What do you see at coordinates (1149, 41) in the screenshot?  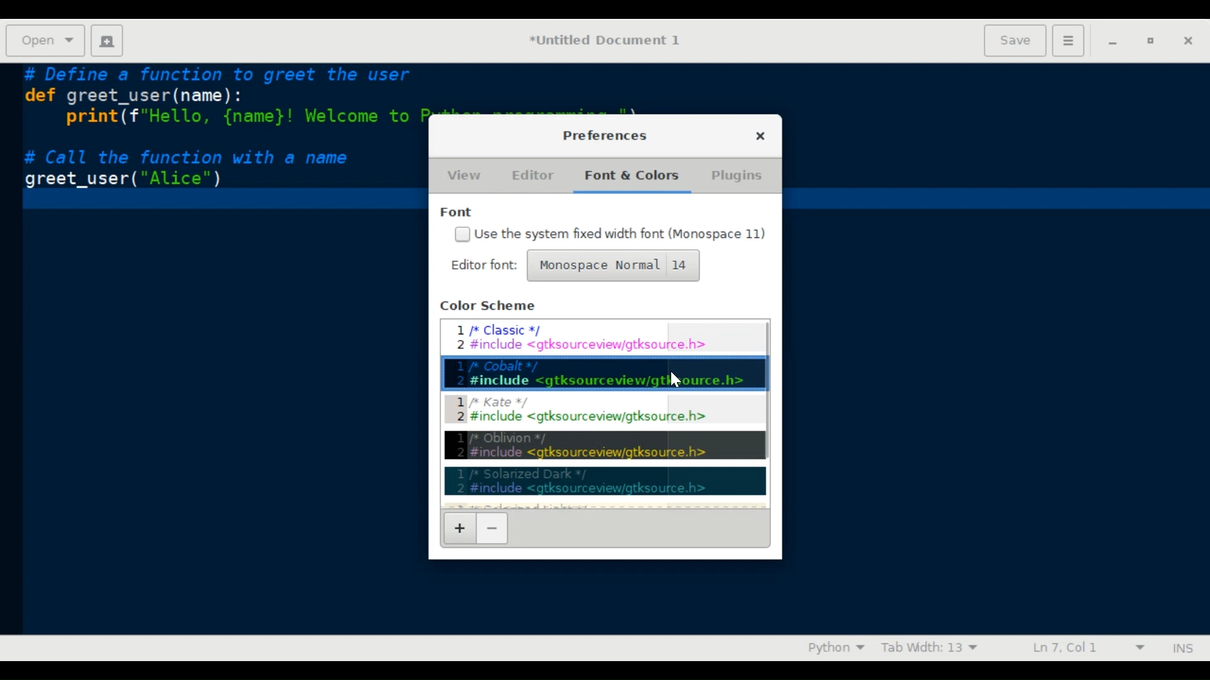 I see `Restore` at bounding box center [1149, 41].